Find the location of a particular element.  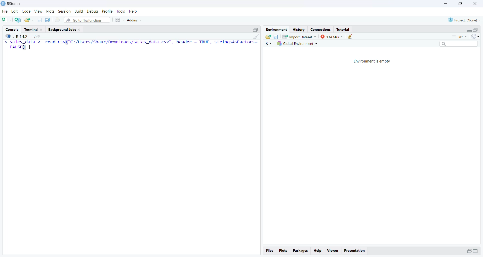

File is located at coordinates (5, 12).